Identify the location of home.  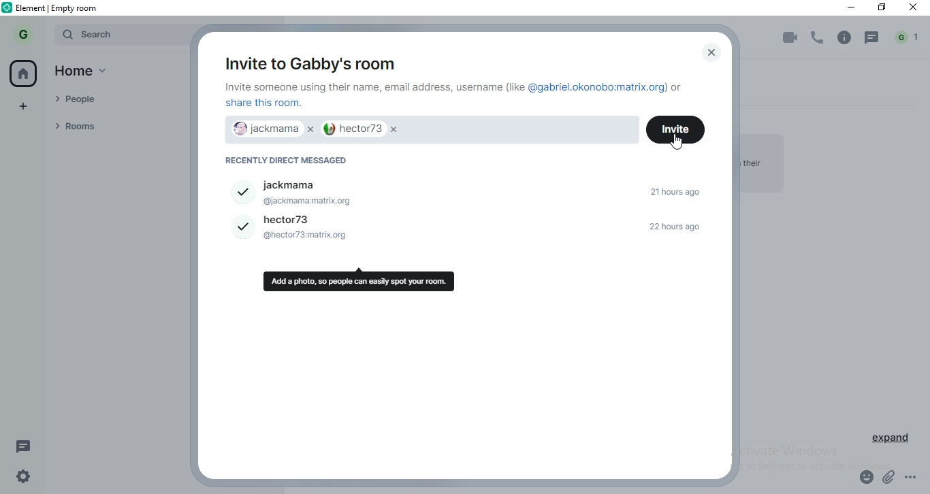
(25, 73).